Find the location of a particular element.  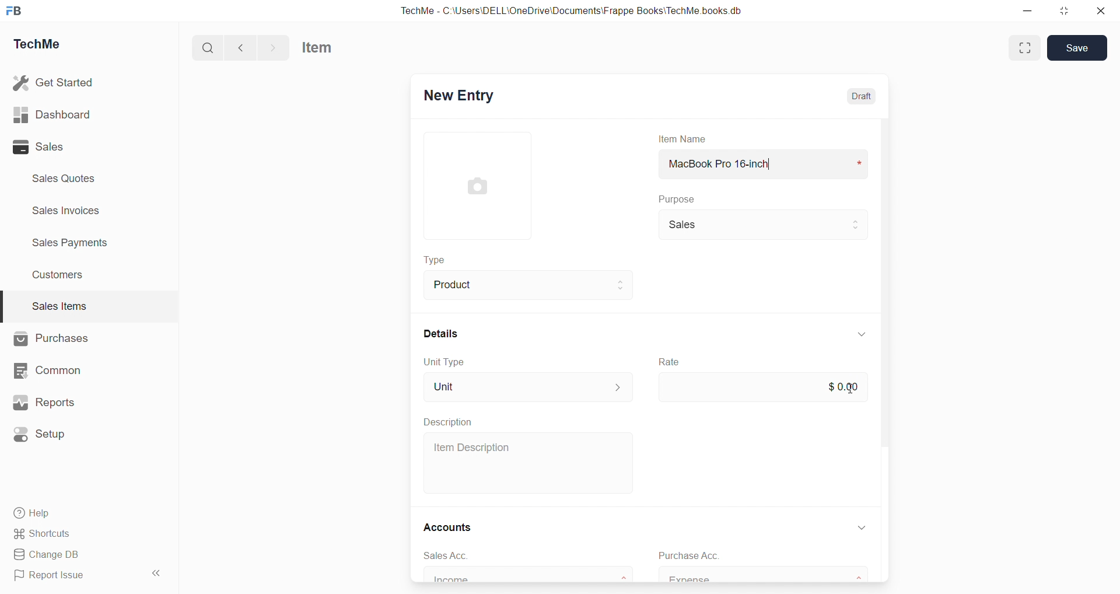

Item Name is located at coordinates (681, 139).